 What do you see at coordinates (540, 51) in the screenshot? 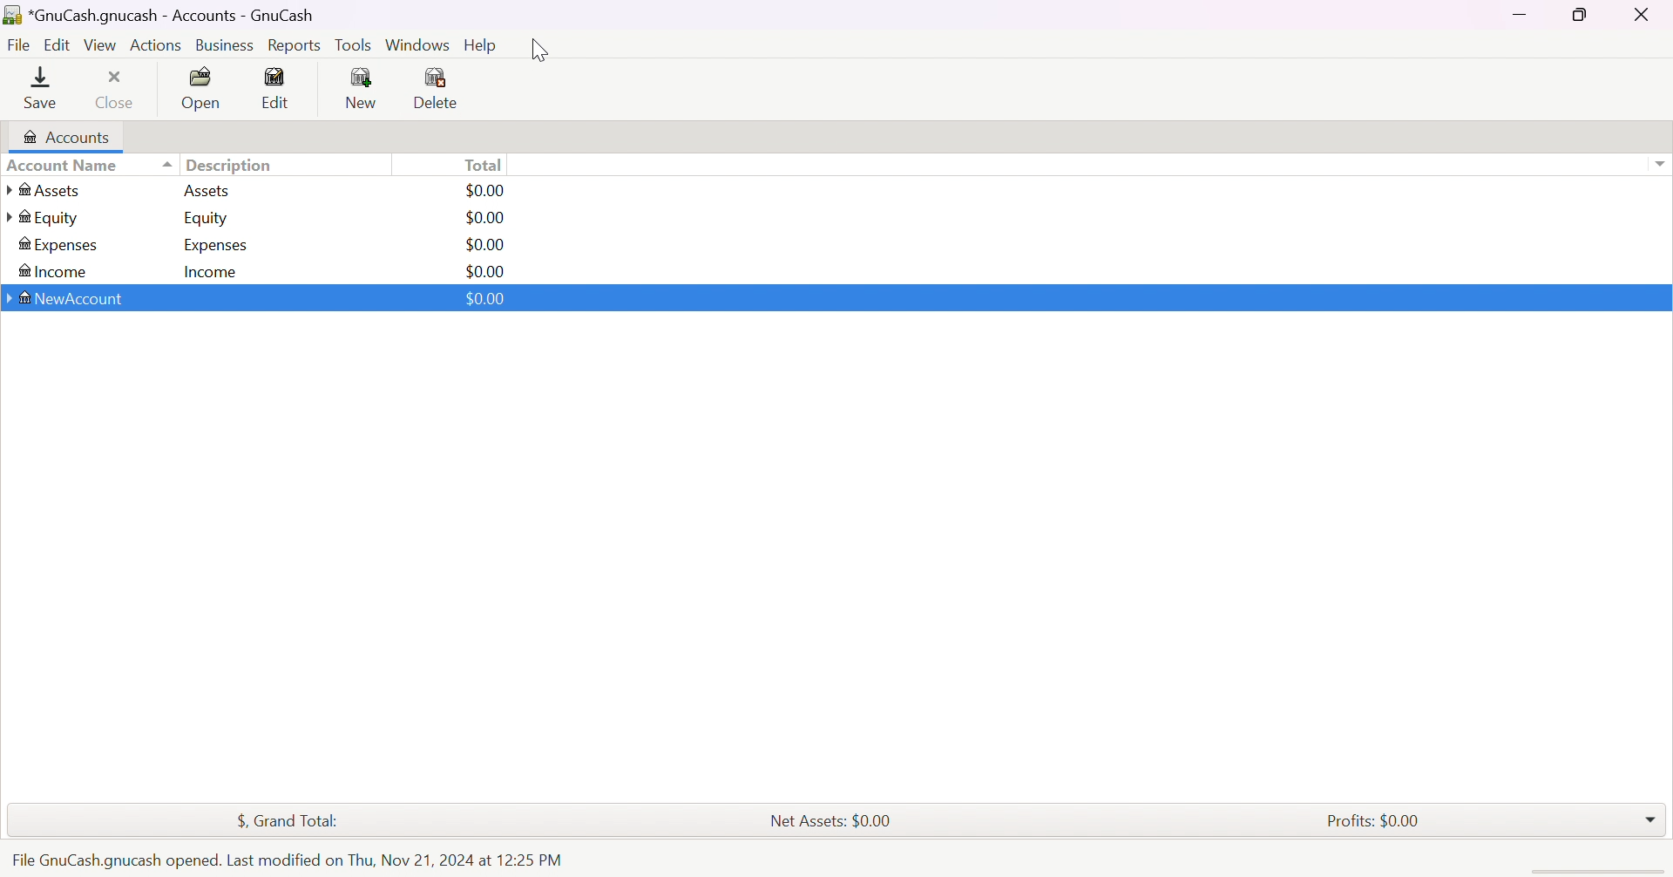
I see `Cursor` at bounding box center [540, 51].